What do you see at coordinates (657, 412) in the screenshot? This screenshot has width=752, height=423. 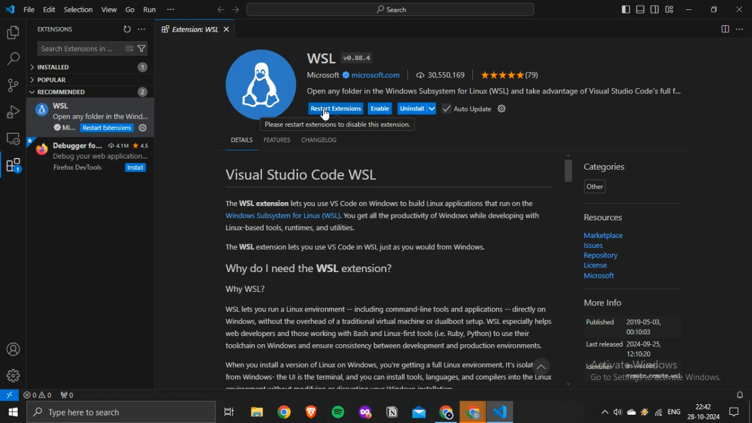 I see `Wifi` at bounding box center [657, 412].